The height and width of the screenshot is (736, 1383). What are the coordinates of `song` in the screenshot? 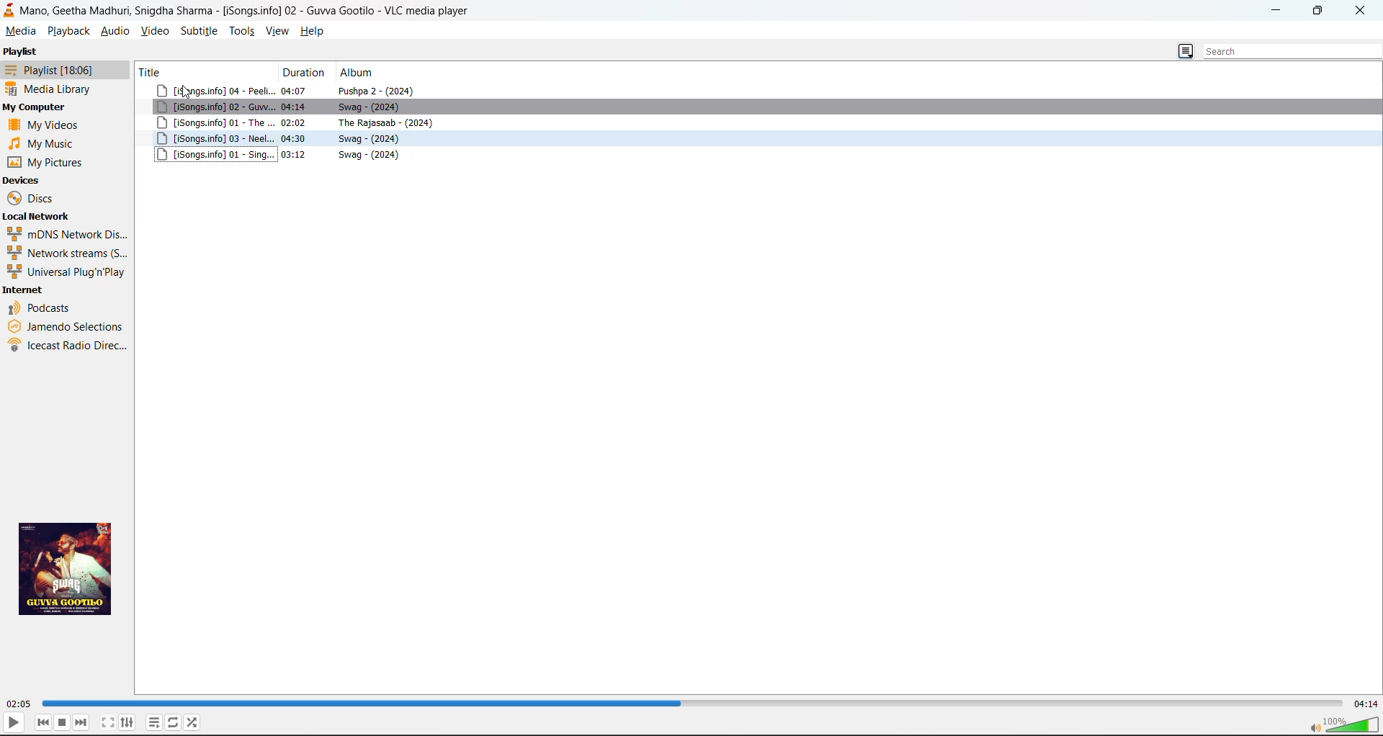 It's located at (762, 91).